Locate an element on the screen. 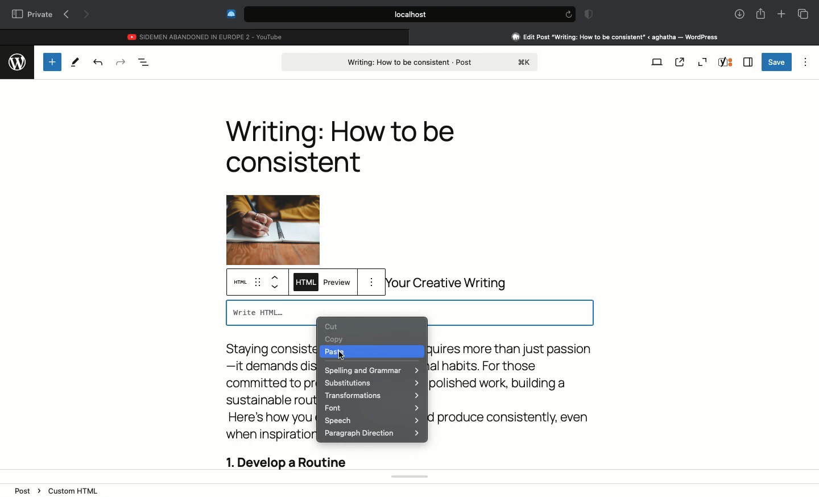 This screenshot has height=497, width=819. wordpress is located at coordinates (16, 60).